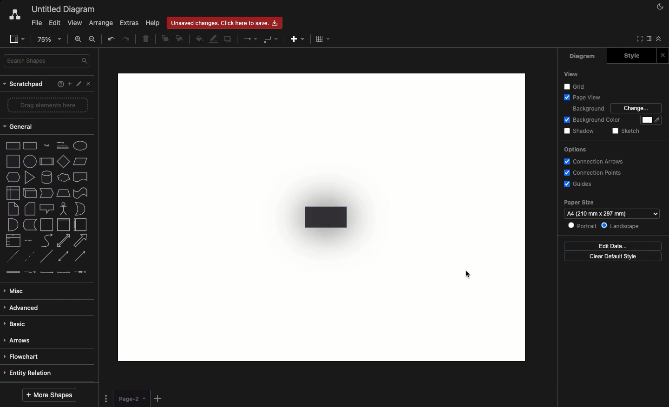 Image resolution: width=669 pixels, height=407 pixels. What do you see at coordinates (662, 55) in the screenshot?
I see `Close` at bounding box center [662, 55].